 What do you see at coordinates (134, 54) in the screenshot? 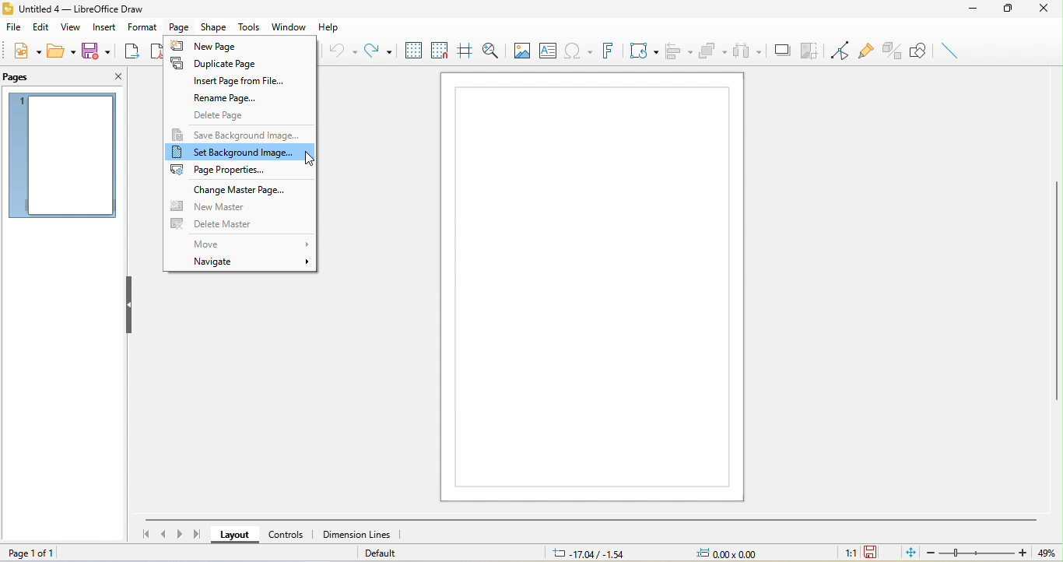
I see `export` at bounding box center [134, 54].